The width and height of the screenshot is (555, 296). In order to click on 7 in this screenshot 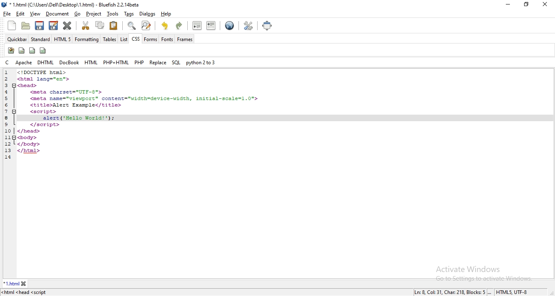, I will do `click(5, 111)`.